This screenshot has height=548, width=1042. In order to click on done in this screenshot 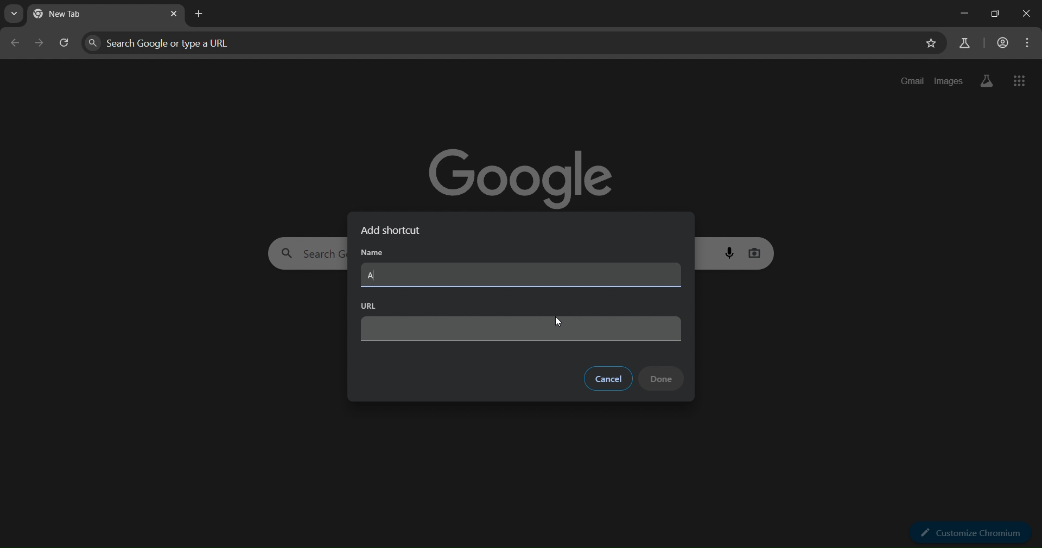, I will do `click(662, 378)`.